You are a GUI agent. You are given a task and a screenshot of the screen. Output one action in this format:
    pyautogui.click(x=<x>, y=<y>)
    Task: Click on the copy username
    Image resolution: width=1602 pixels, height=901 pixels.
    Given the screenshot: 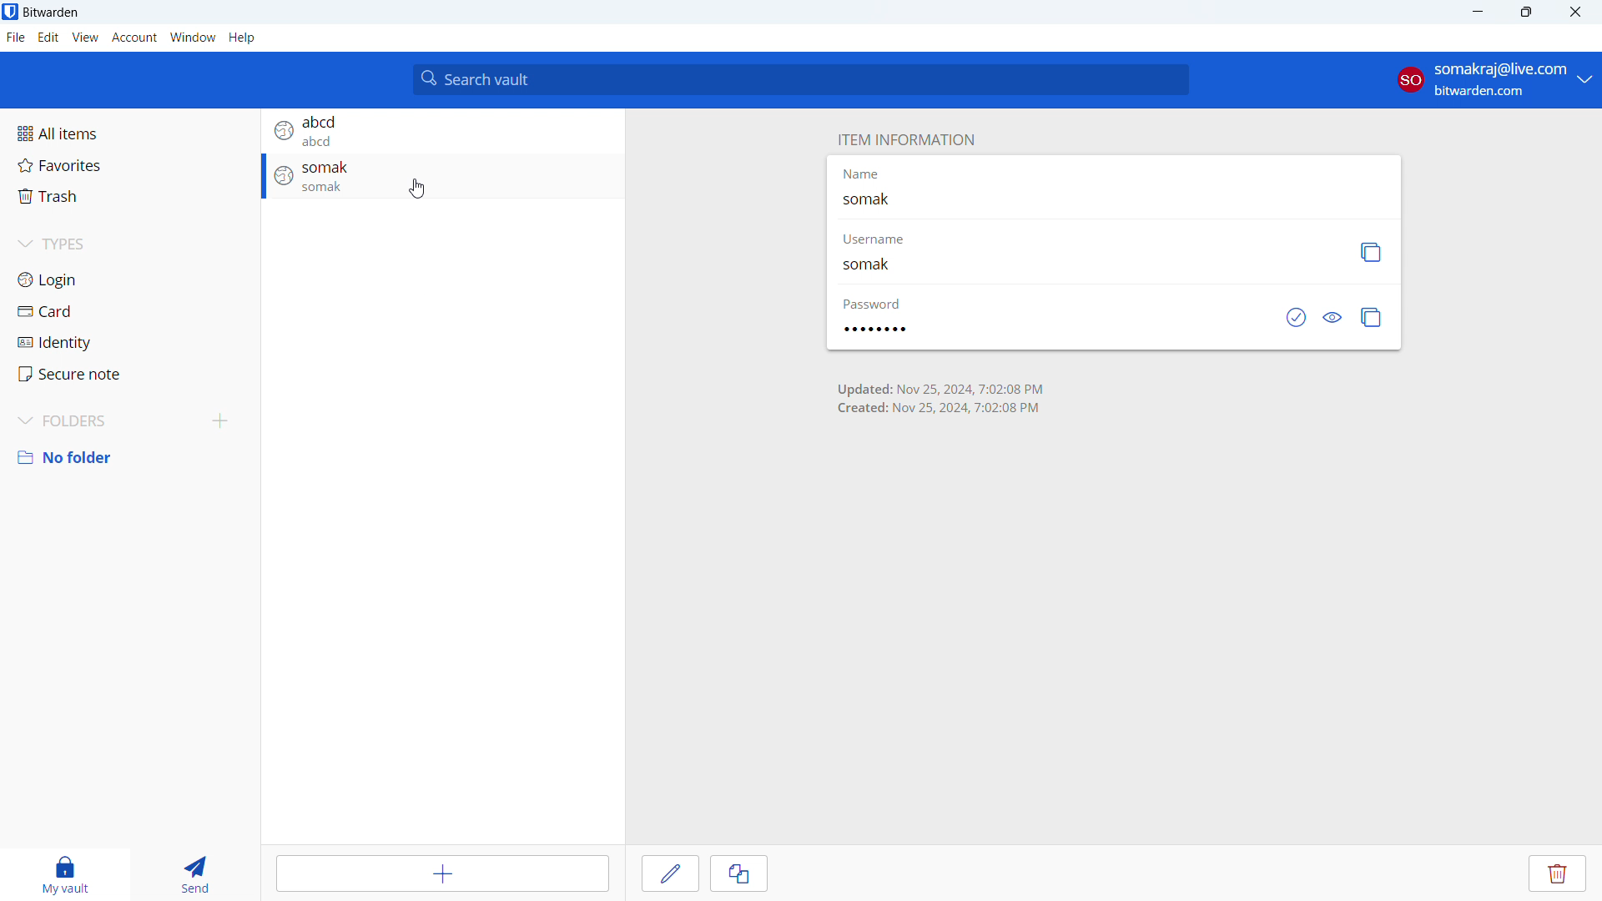 What is the action you would take?
    pyautogui.click(x=1372, y=253)
    